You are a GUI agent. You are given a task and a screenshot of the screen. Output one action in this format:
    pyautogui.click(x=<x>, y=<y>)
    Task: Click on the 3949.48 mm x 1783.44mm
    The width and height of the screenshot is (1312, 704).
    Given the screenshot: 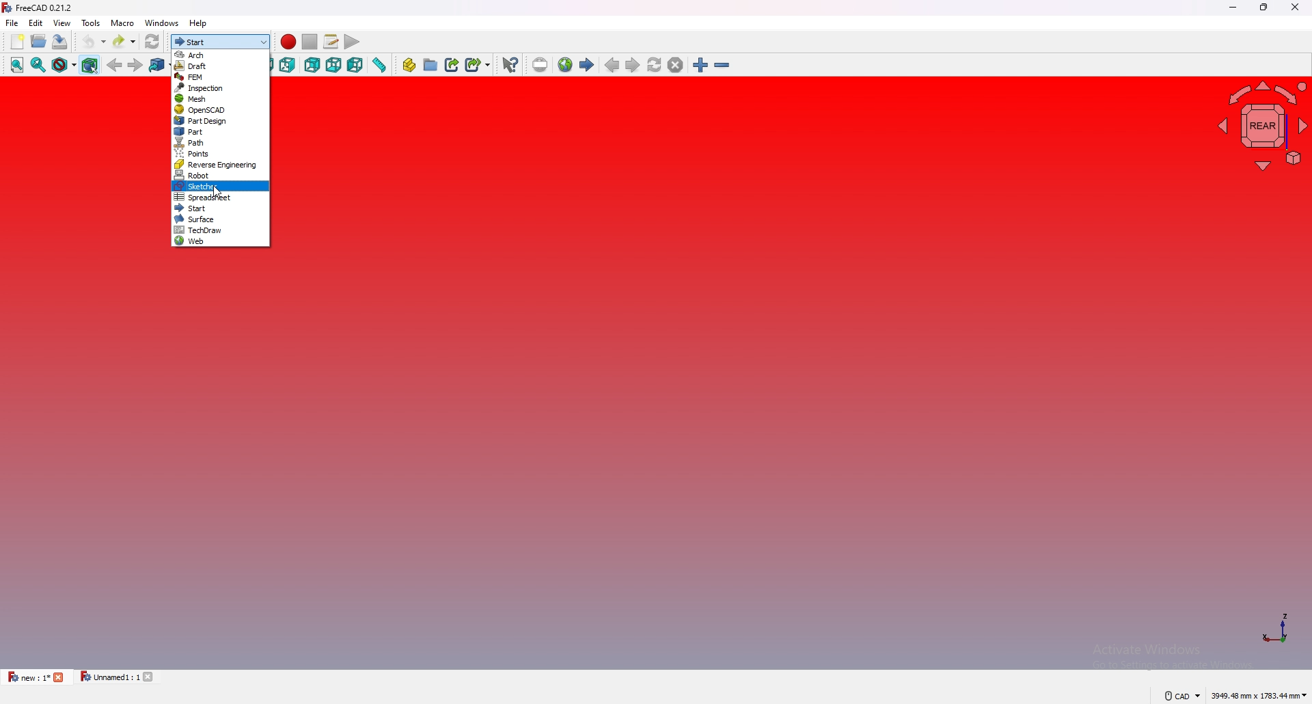 What is the action you would take?
    pyautogui.click(x=1260, y=694)
    